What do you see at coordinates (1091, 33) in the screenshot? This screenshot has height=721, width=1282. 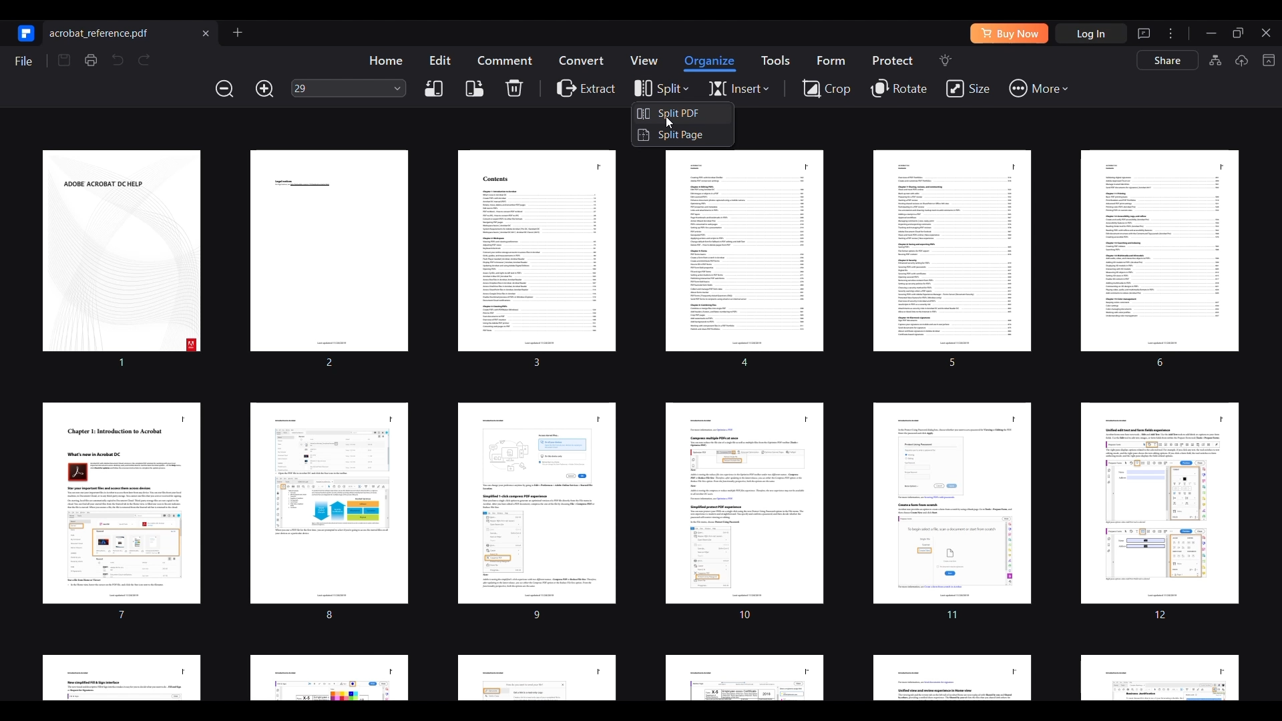 I see `Log in using mail` at bounding box center [1091, 33].